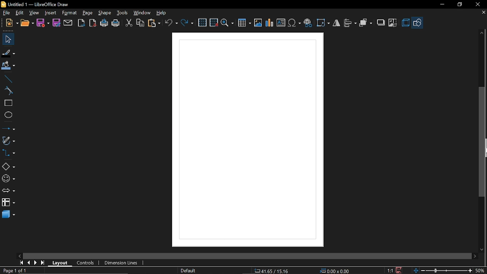 The height and width of the screenshot is (274, 487). I want to click on close, so click(476, 4).